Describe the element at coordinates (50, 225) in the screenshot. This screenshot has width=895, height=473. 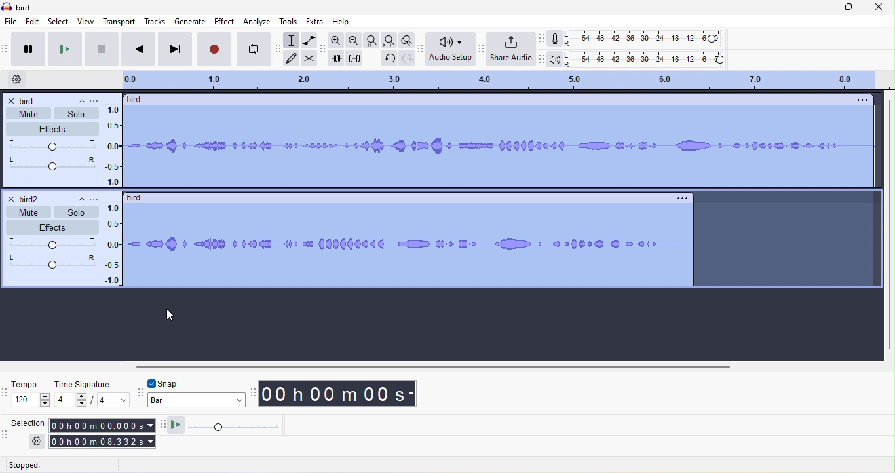
I see `effects` at that location.